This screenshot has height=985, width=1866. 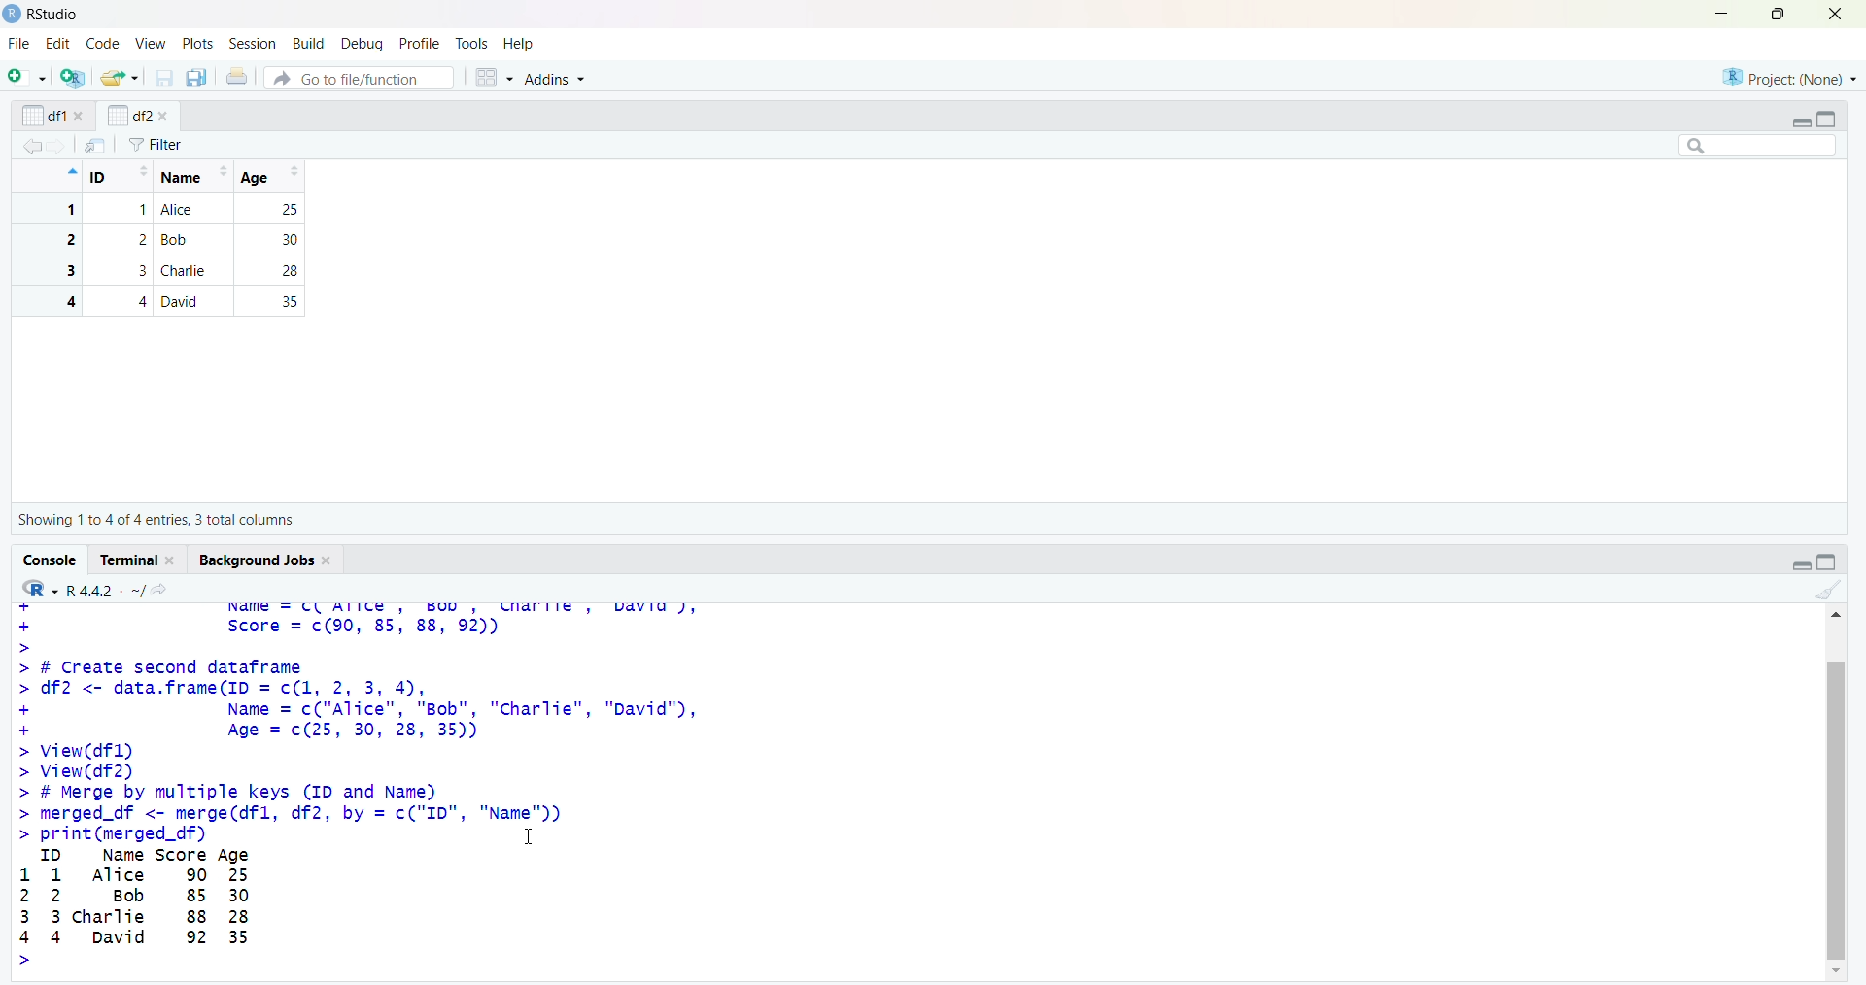 I want to click on age, so click(x=274, y=177).